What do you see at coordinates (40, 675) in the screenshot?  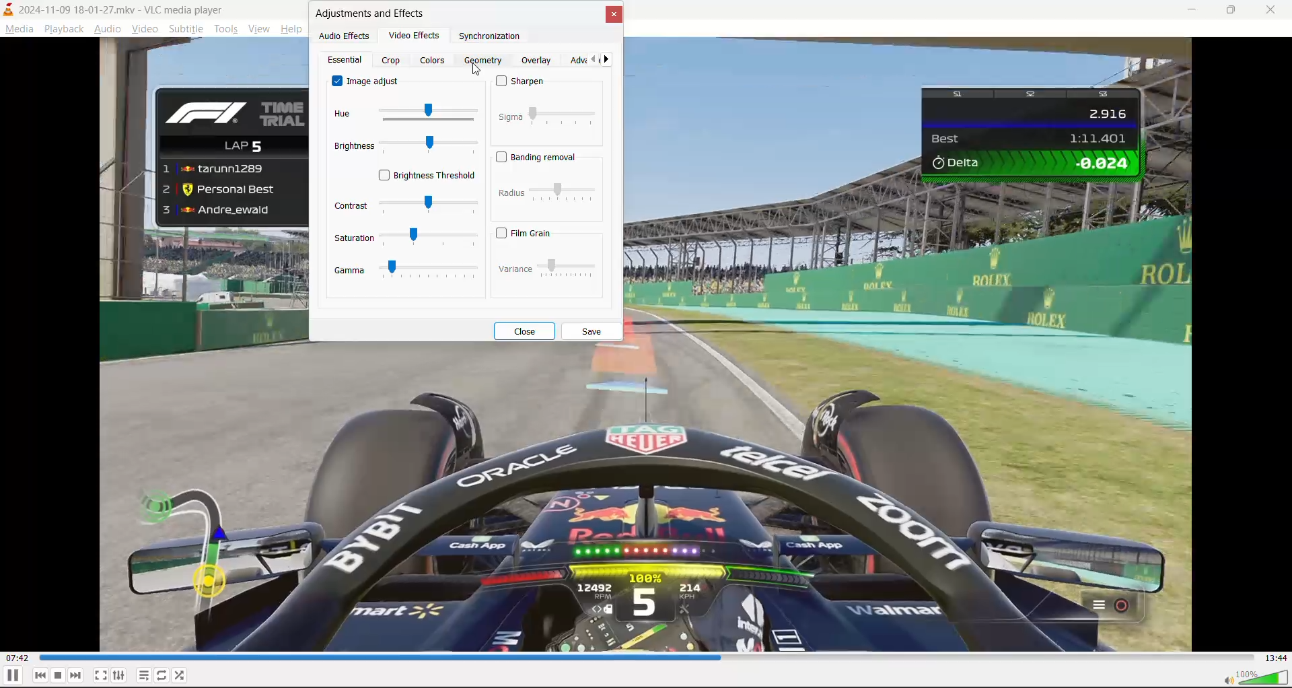 I see `previous` at bounding box center [40, 675].